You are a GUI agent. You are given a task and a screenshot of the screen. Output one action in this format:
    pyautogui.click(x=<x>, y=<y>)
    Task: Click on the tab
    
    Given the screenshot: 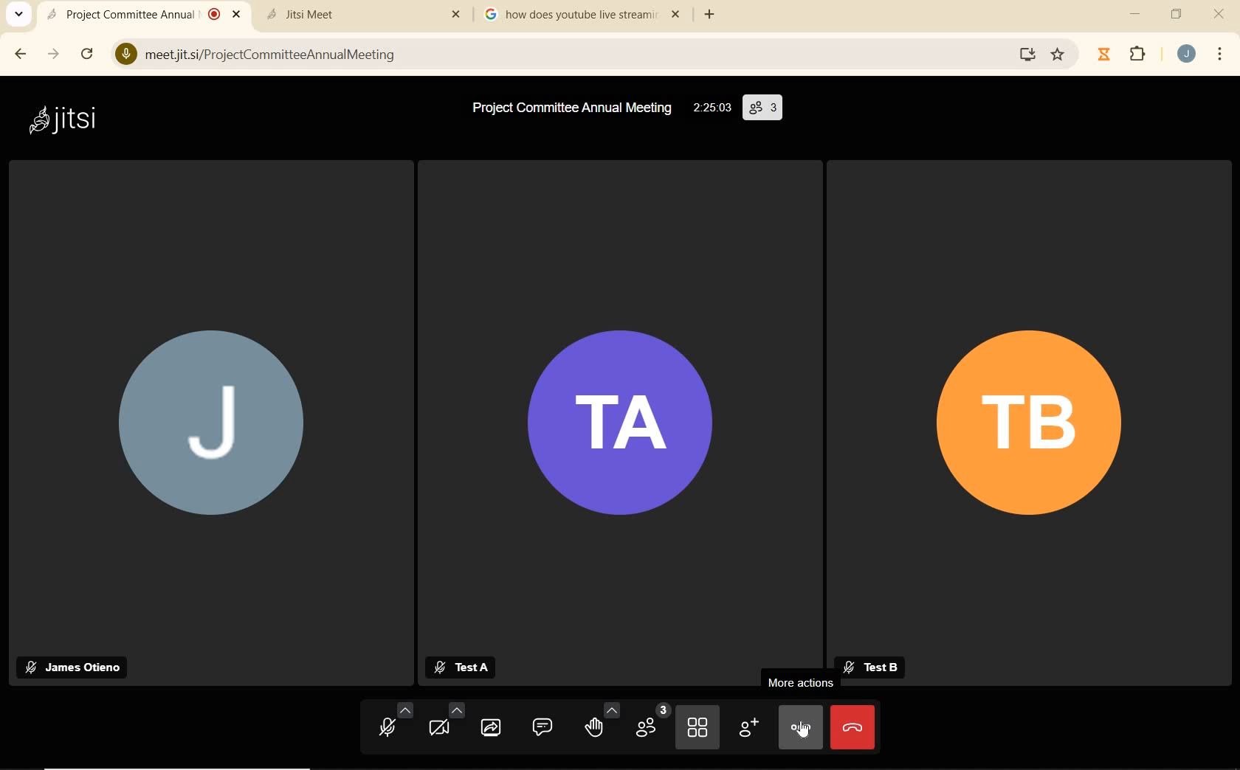 What is the action you would take?
    pyautogui.click(x=568, y=15)
    